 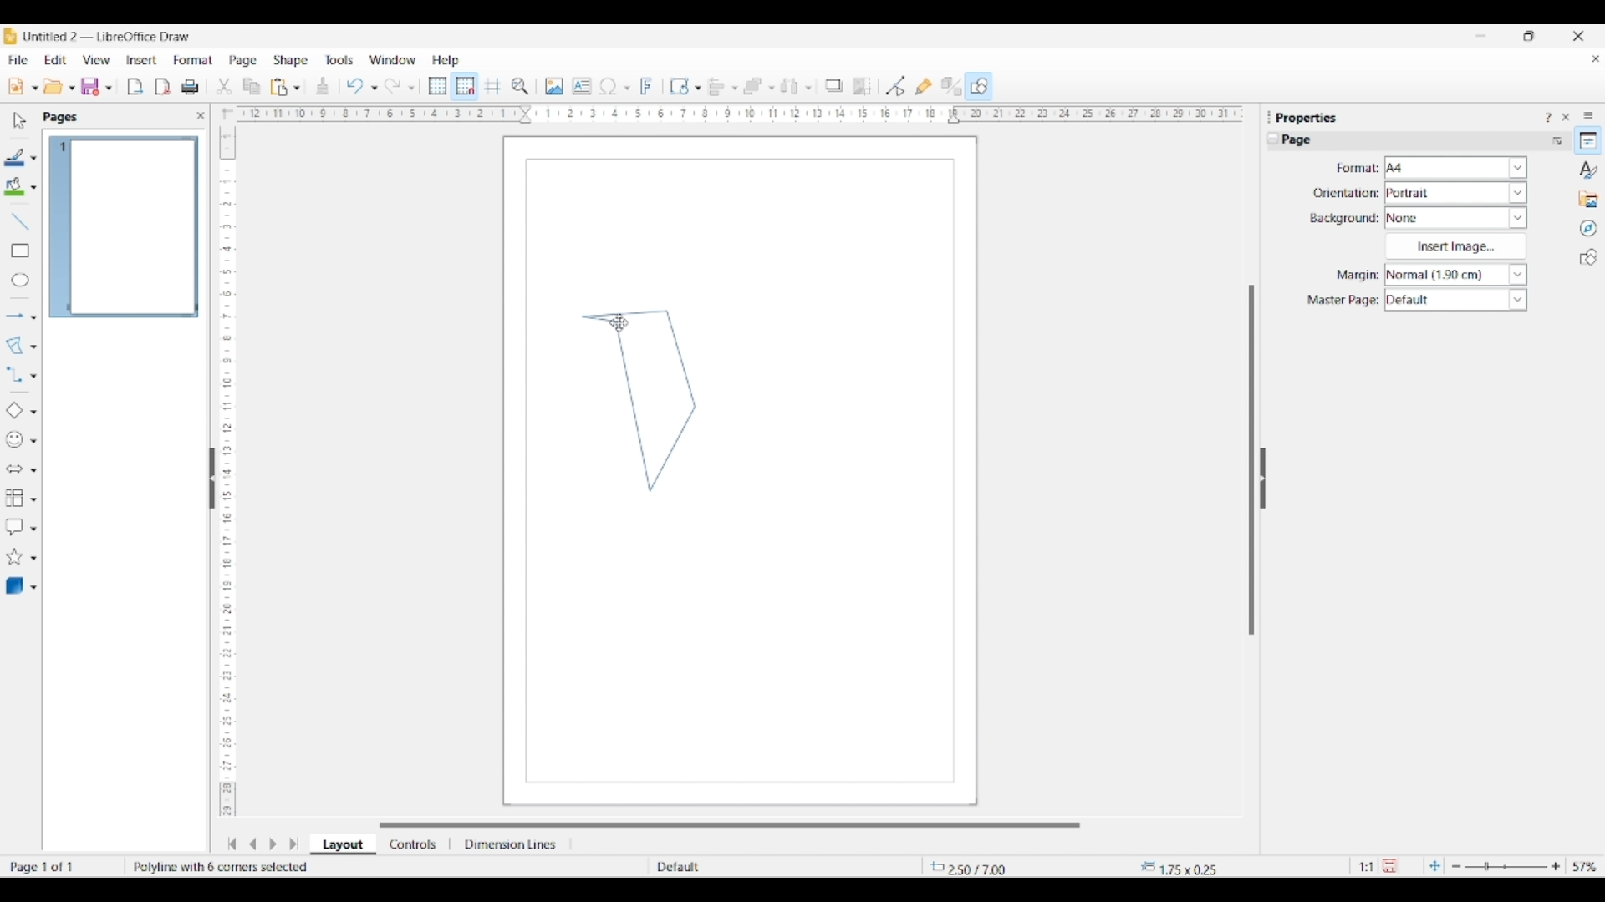 What do you see at coordinates (224, 87) in the screenshot?
I see `Selected copy options` at bounding box center [224, 87].